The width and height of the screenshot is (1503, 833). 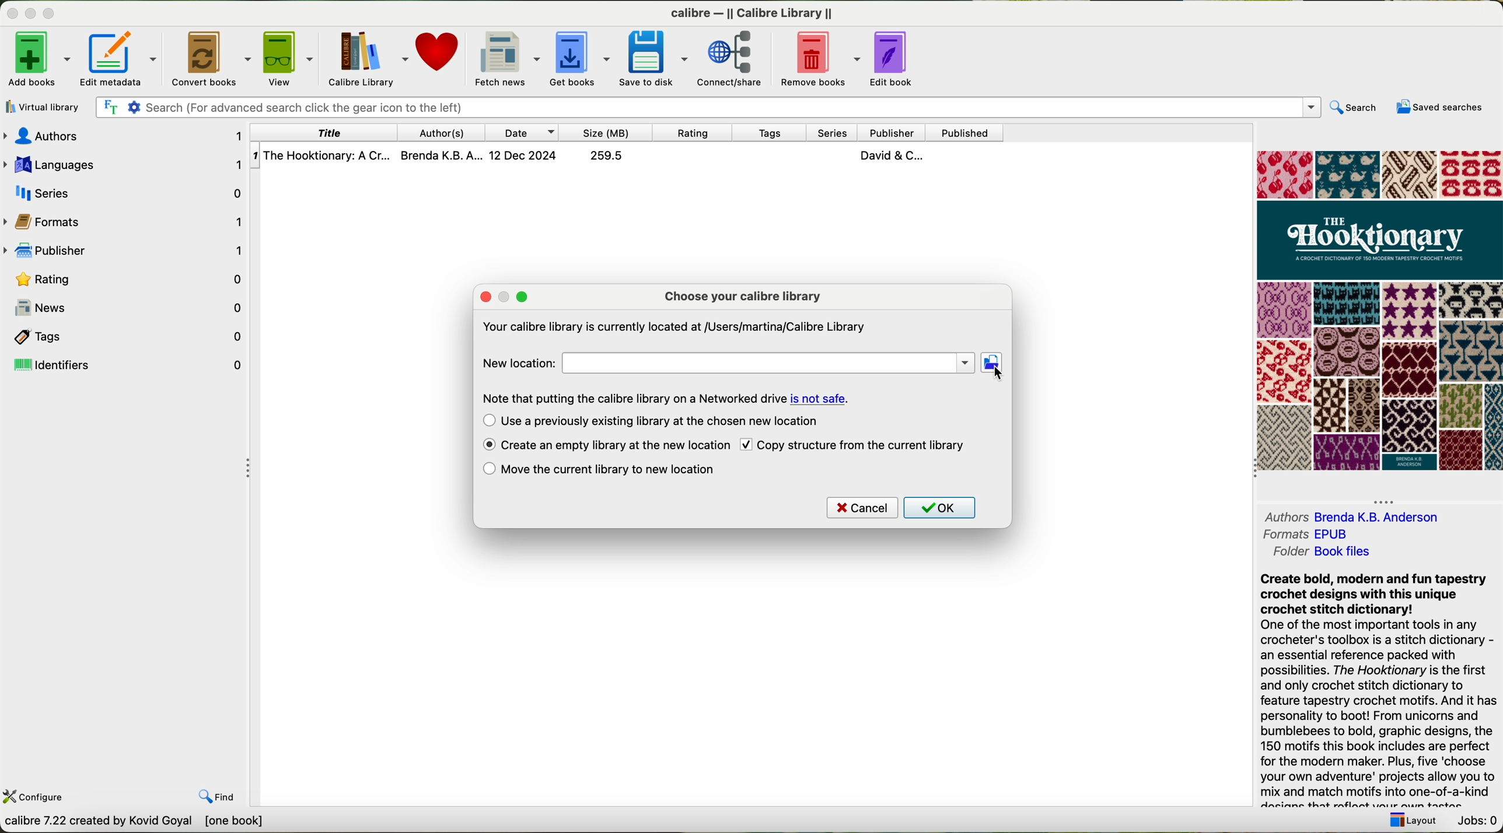 I want to click on series, so click(x=830, y=131).